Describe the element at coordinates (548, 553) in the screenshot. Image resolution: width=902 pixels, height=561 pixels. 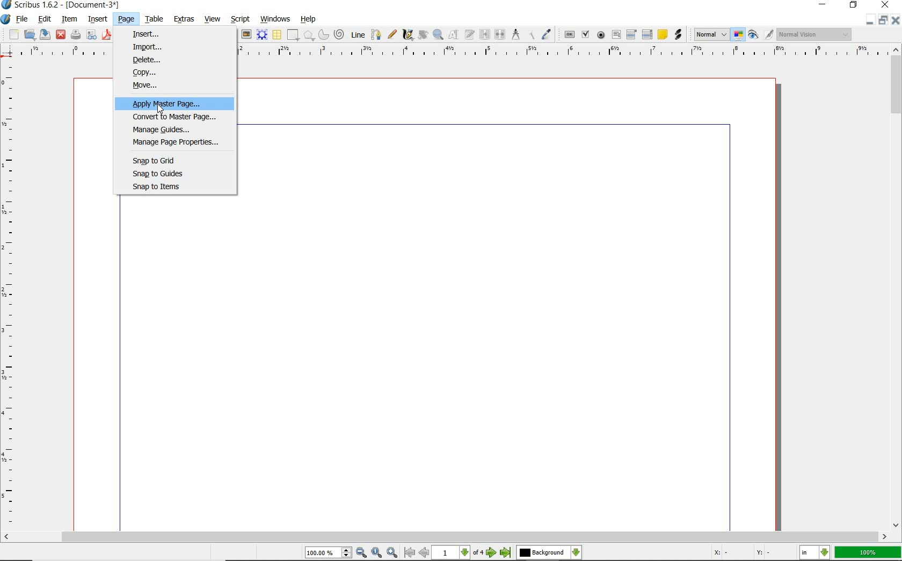
I see `select the current layer` at that location.